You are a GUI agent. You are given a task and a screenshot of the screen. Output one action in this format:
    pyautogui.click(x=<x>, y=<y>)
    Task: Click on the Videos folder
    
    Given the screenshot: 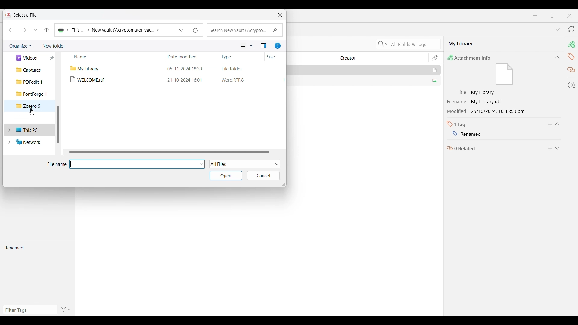 What is the action you would take?
    pyautogui.click(x=31, y=58)
    